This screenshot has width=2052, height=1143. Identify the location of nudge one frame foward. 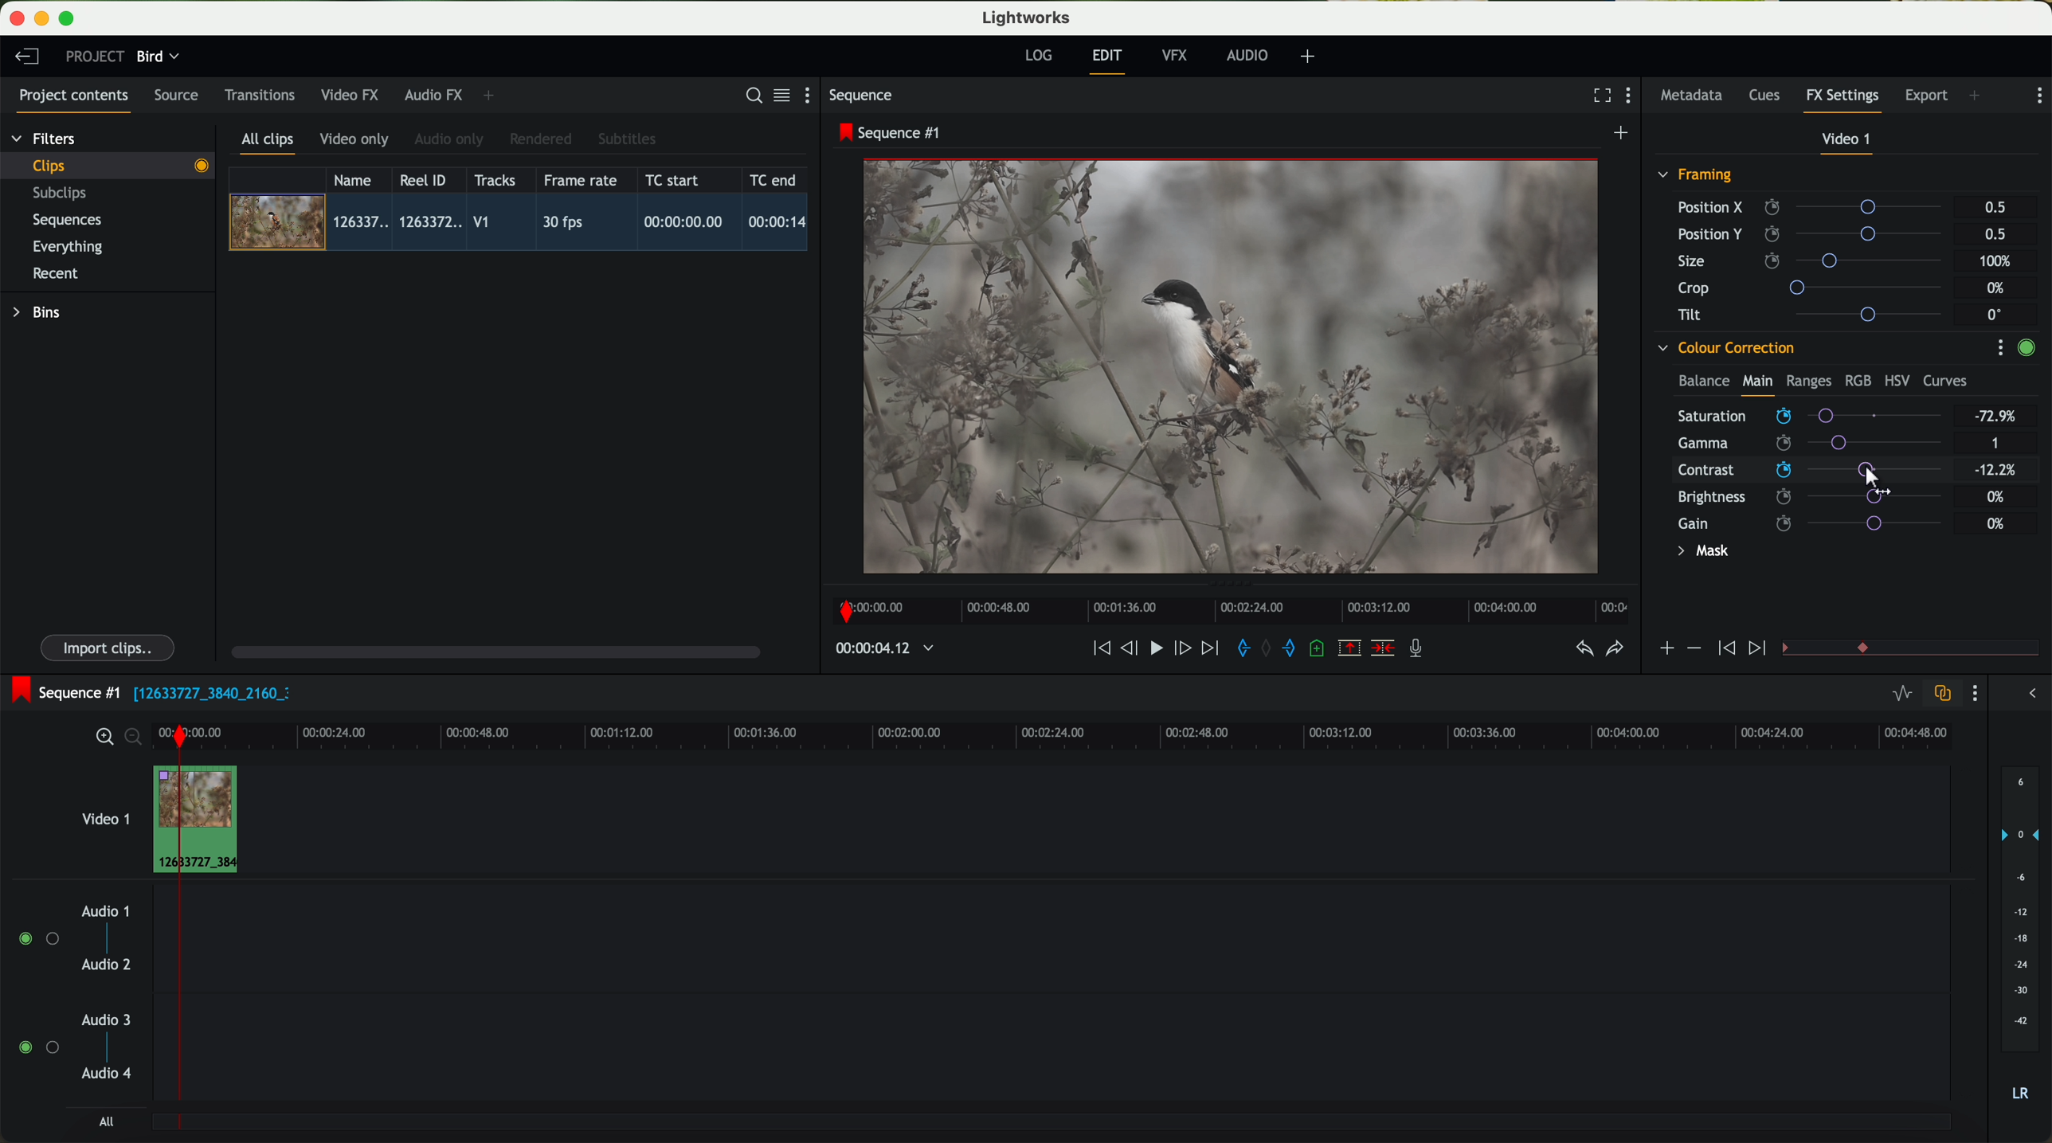
(1185, 649).